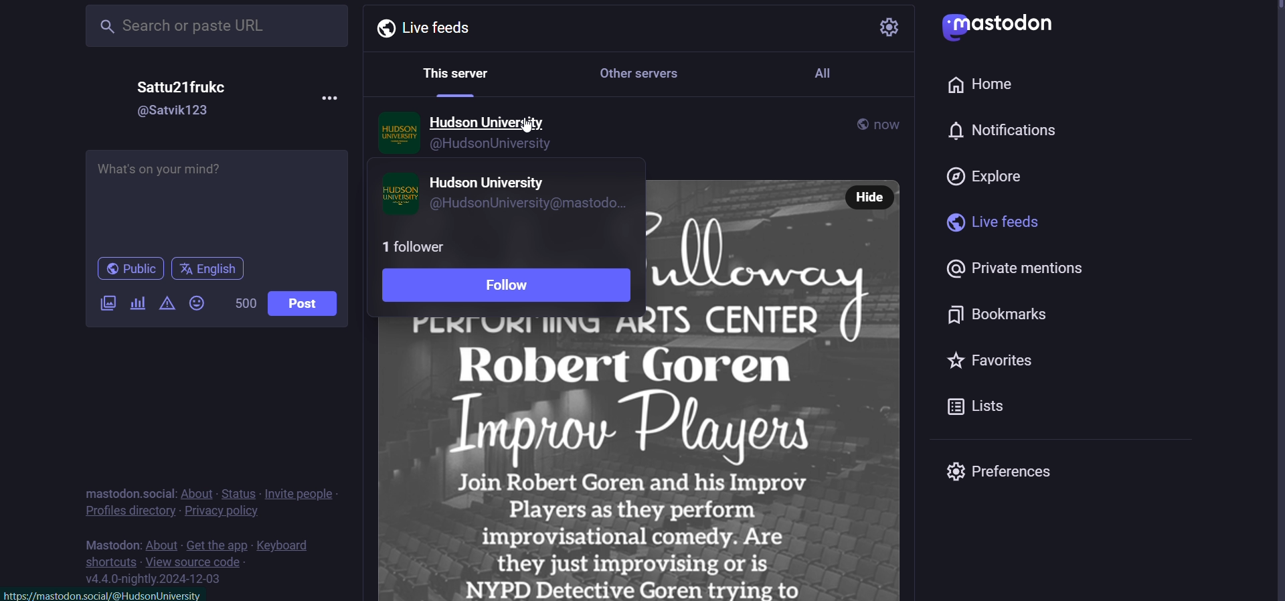 This screenshot has width=1285, height=601. Describe the element at coordinates (638, 75) in the screenshot. I see `other server` at that location.